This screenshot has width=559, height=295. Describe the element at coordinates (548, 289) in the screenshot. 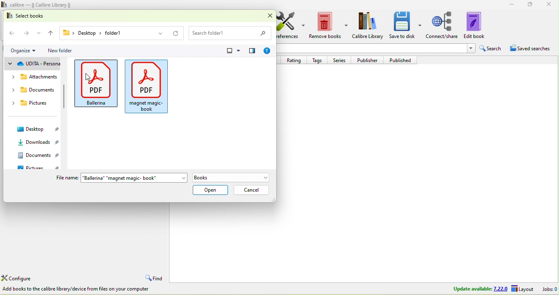

I see `jobs 0` at that location.